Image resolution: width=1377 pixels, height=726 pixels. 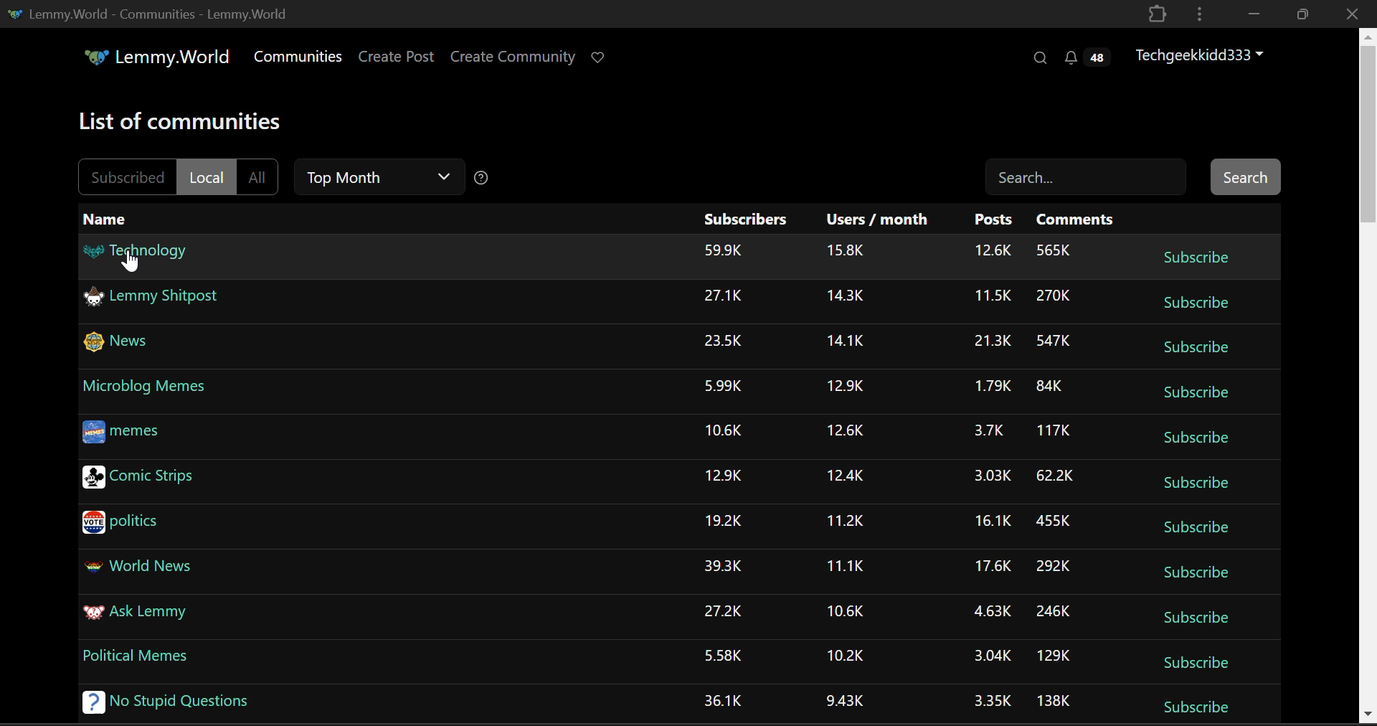 What do you see at coordinates (1199, 345) in the screenshot?
I see `Subscribe` at bounding box center [1199, 345].